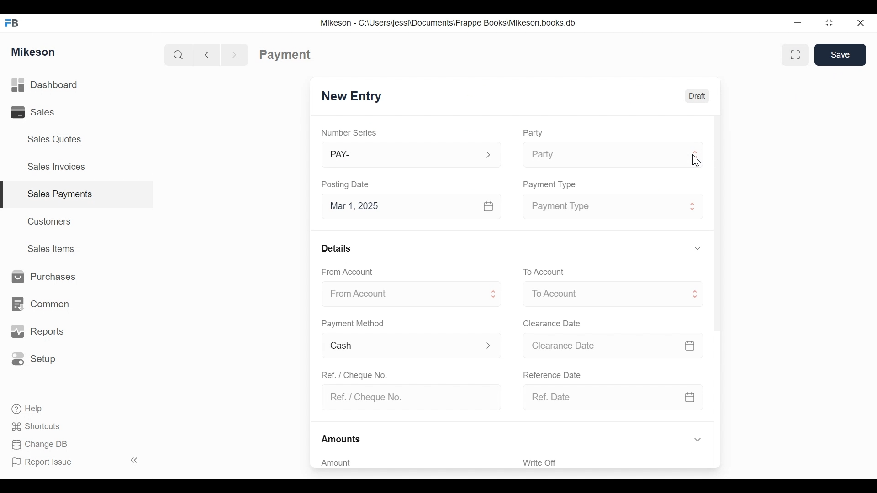 The image size is (877, 493). I want to click on Draft, so click(698, 96).